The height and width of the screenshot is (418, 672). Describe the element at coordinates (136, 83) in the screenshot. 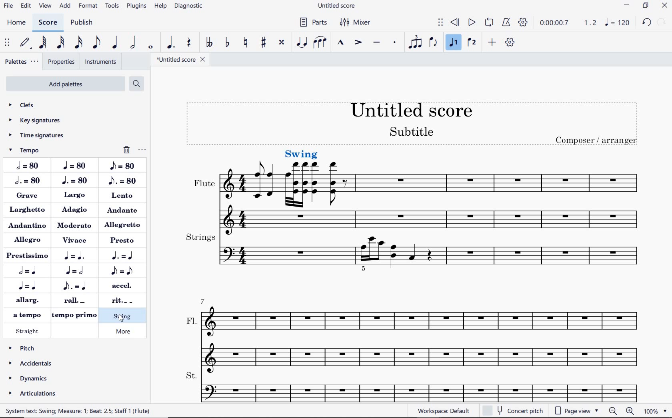

I see `search palettes` at that location.